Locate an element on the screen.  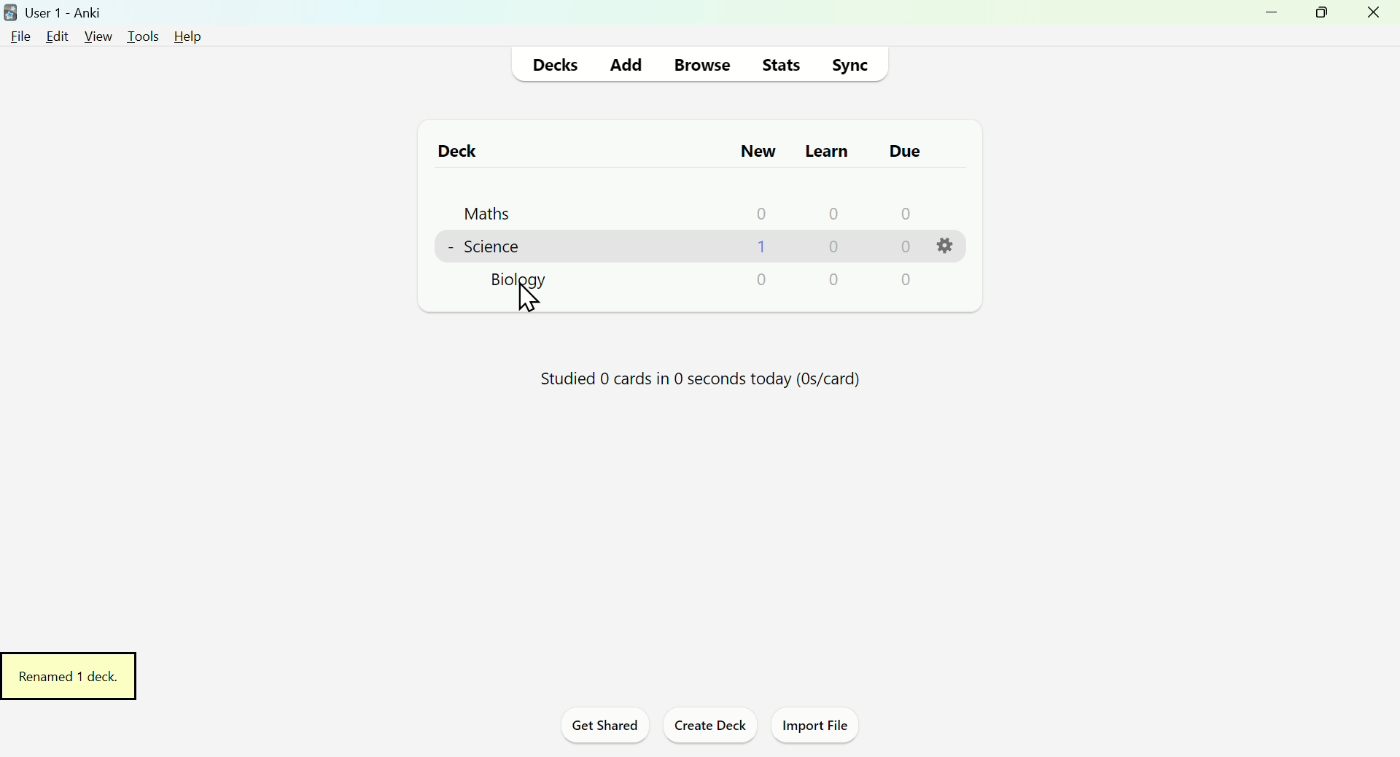
Close is located at coordinates (1376, 17).